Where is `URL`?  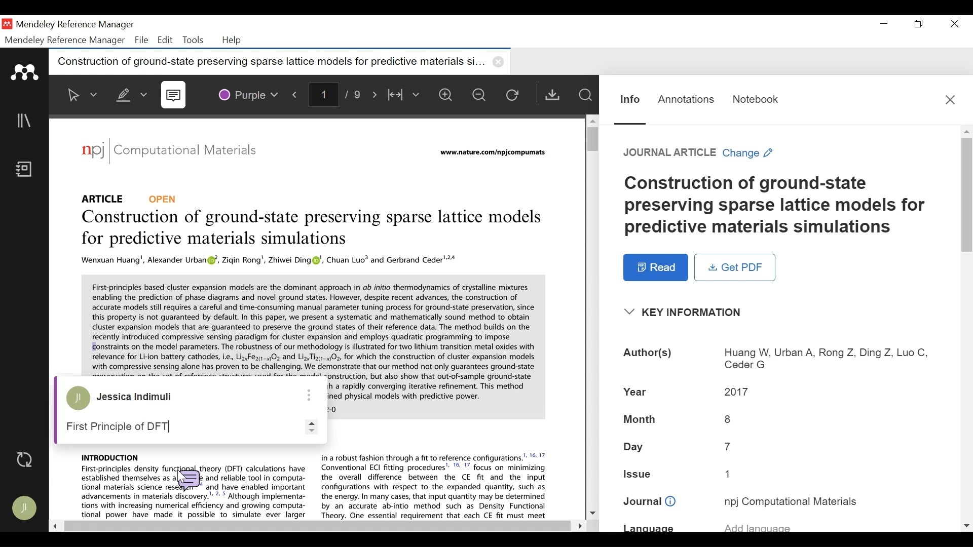 URL is located at coordinates (491, 153).